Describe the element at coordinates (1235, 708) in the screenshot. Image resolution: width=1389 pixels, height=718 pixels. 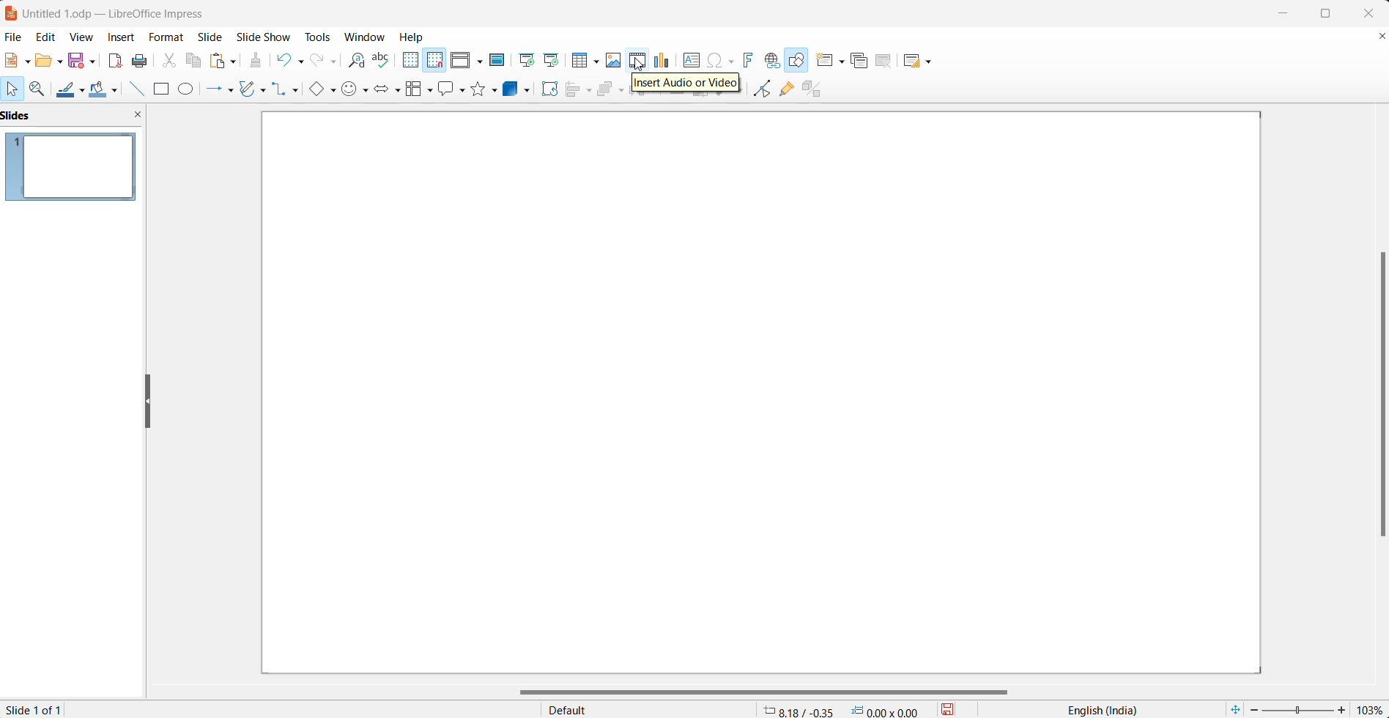
I see `fit current slide to windows` at that location.